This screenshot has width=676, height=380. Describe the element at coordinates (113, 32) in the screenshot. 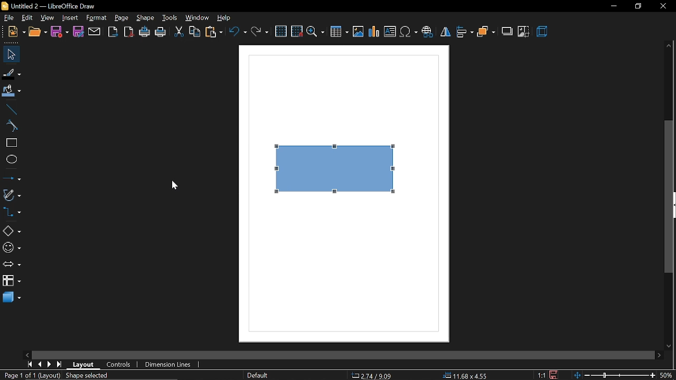

I see `export` at that location.